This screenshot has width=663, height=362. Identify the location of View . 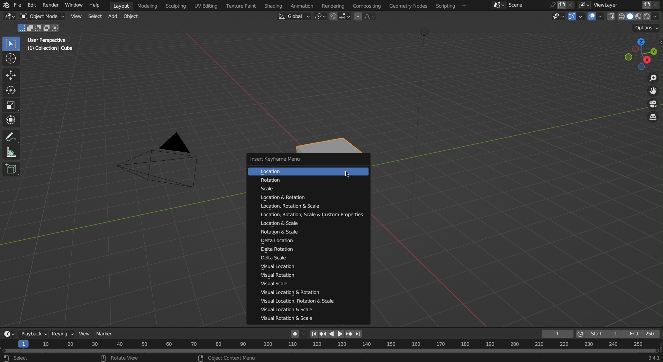
(75, 16).